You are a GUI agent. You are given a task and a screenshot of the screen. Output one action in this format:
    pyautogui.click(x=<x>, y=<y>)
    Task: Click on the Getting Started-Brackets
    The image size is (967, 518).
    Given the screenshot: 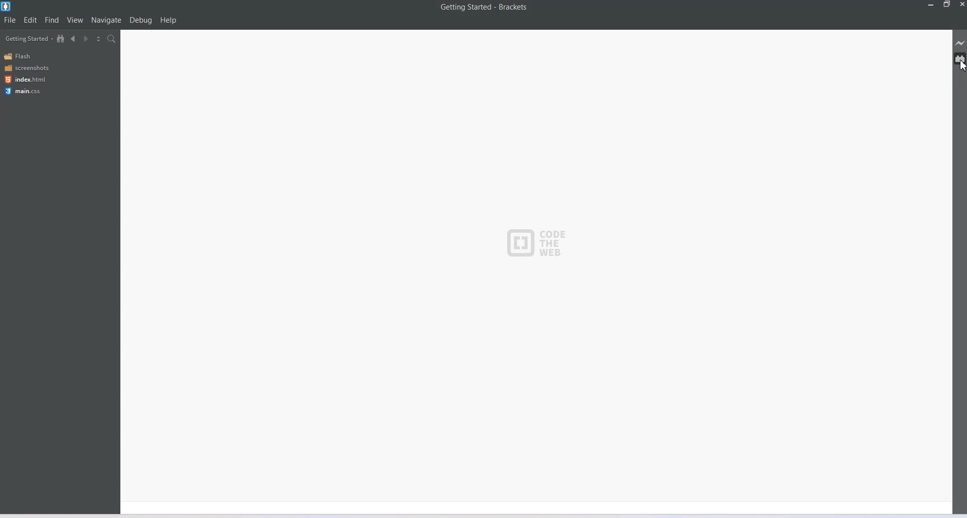 What is the action you would take?
    pyautogui.click(x=484, y=8)
    